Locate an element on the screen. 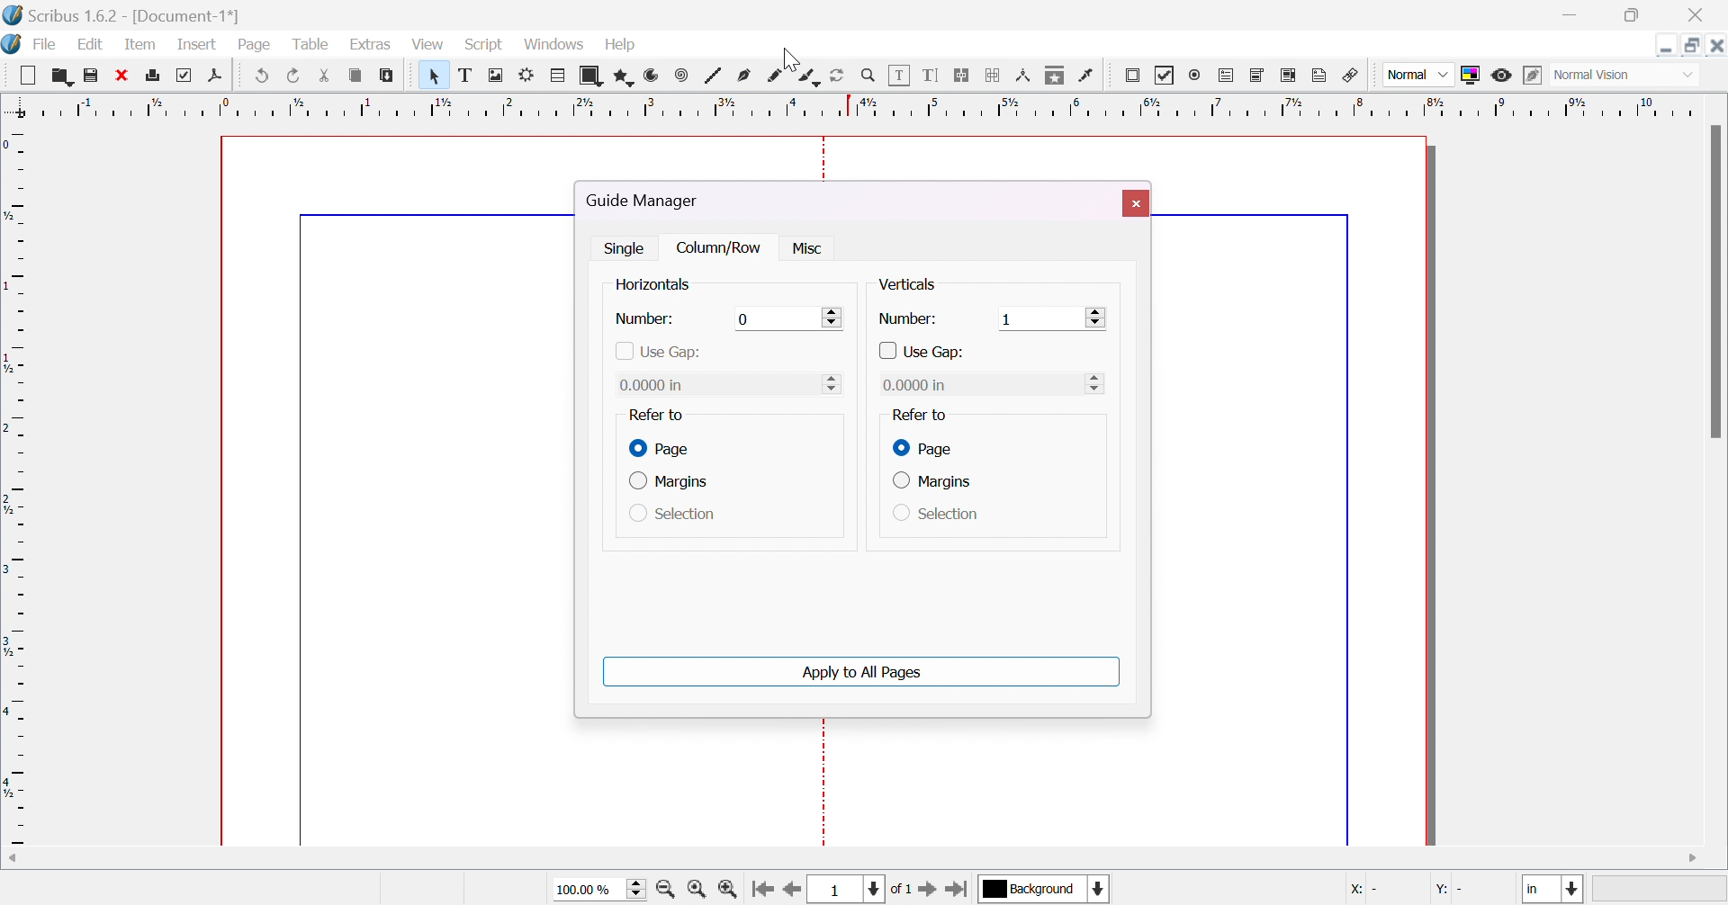 This screenshot has height=905, width=1728. use gap is located at coordinates (923, 353).